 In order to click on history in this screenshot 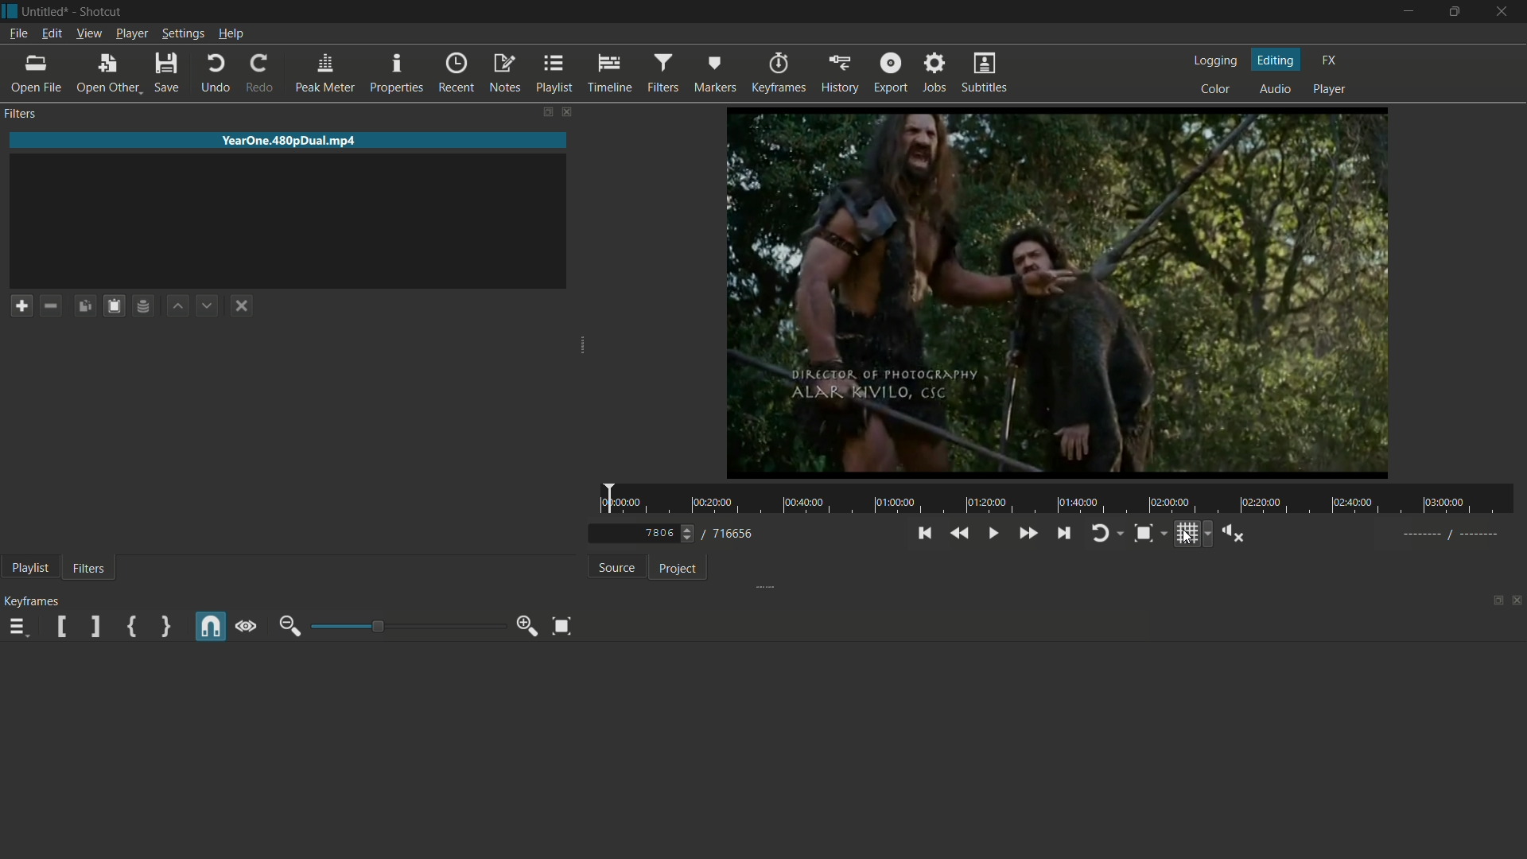, I will do `click(841, 74)`.